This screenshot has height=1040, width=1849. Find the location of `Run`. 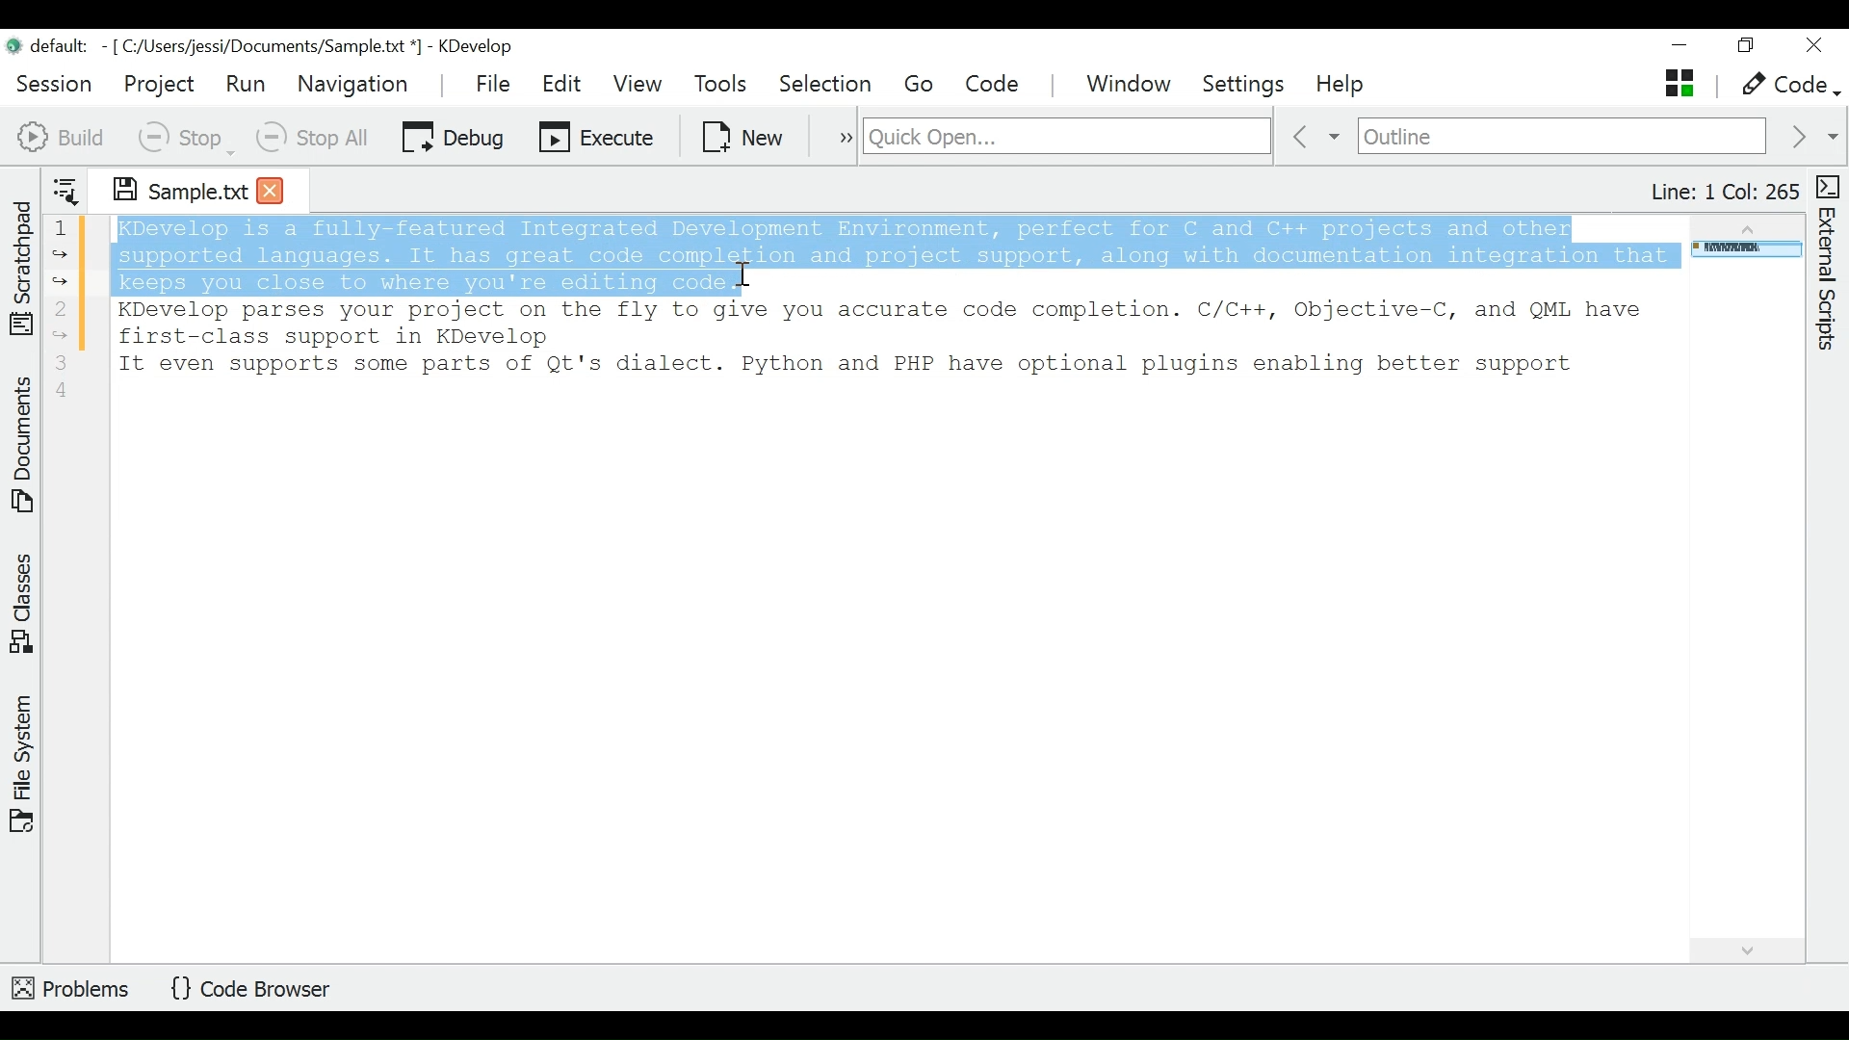

Run is located at coordinates (246, 83).